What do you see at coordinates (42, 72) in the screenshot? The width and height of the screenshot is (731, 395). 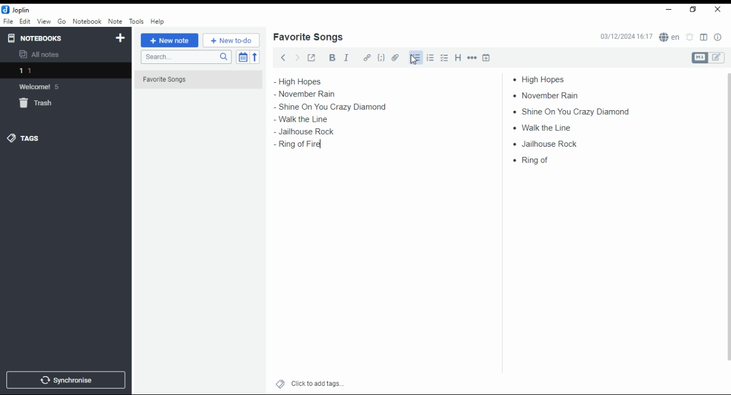 I see `notebook 1` at bounding box center [42, 72].